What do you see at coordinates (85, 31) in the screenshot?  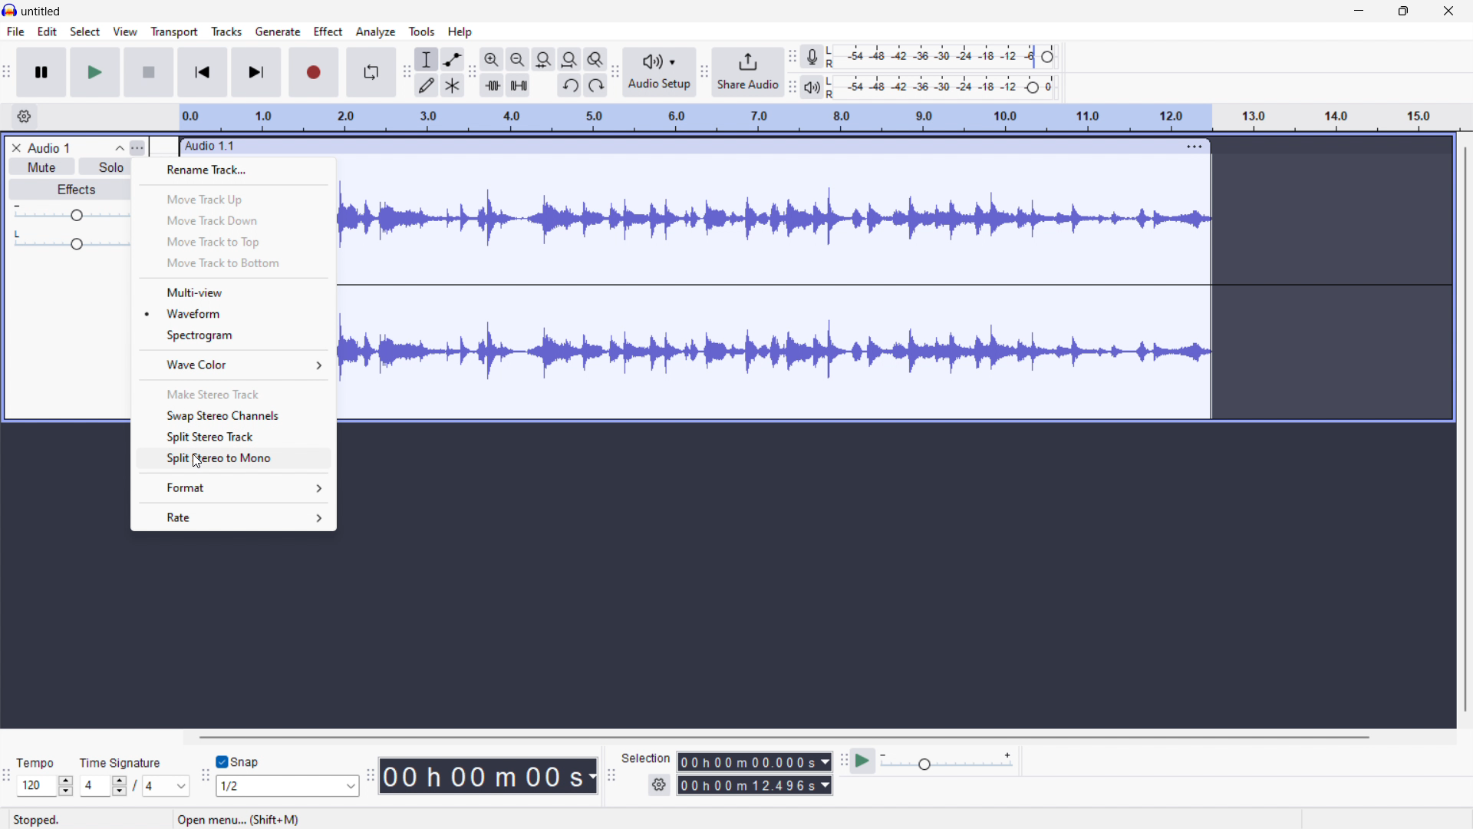 I see `select` at bounding box center [85, 31].